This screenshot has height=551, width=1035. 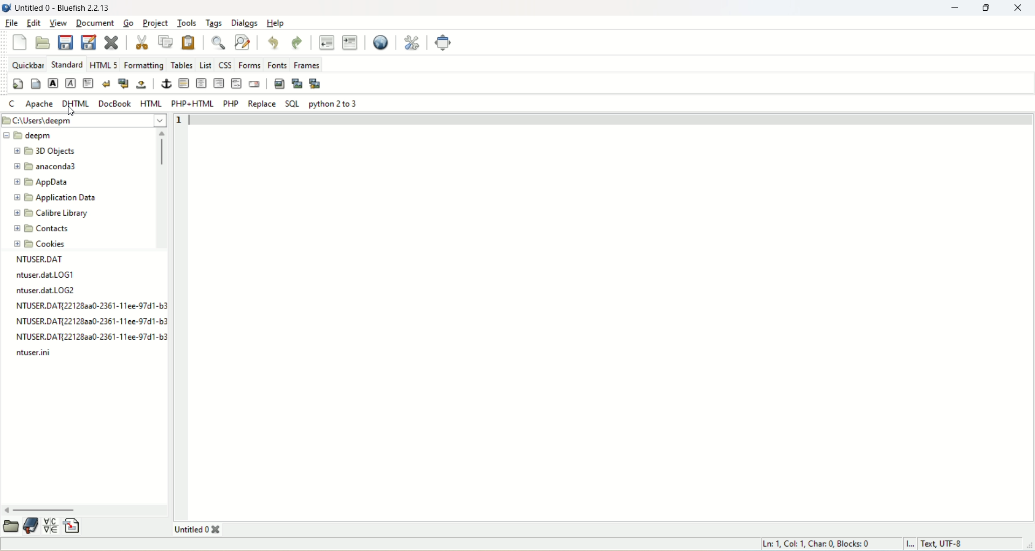 What do you see at coordinates (279, 64) in the screenshot?
I see `fonts` at bounding box center [279, 64].